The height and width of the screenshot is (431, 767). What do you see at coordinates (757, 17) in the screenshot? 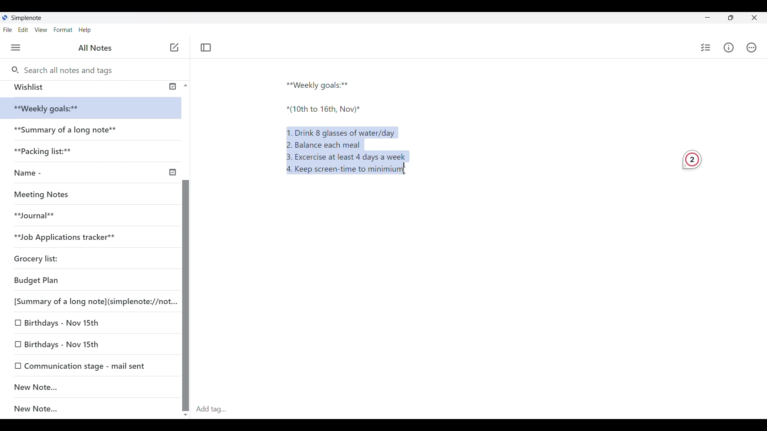
I see `Close` at bounding box center [757, 17].